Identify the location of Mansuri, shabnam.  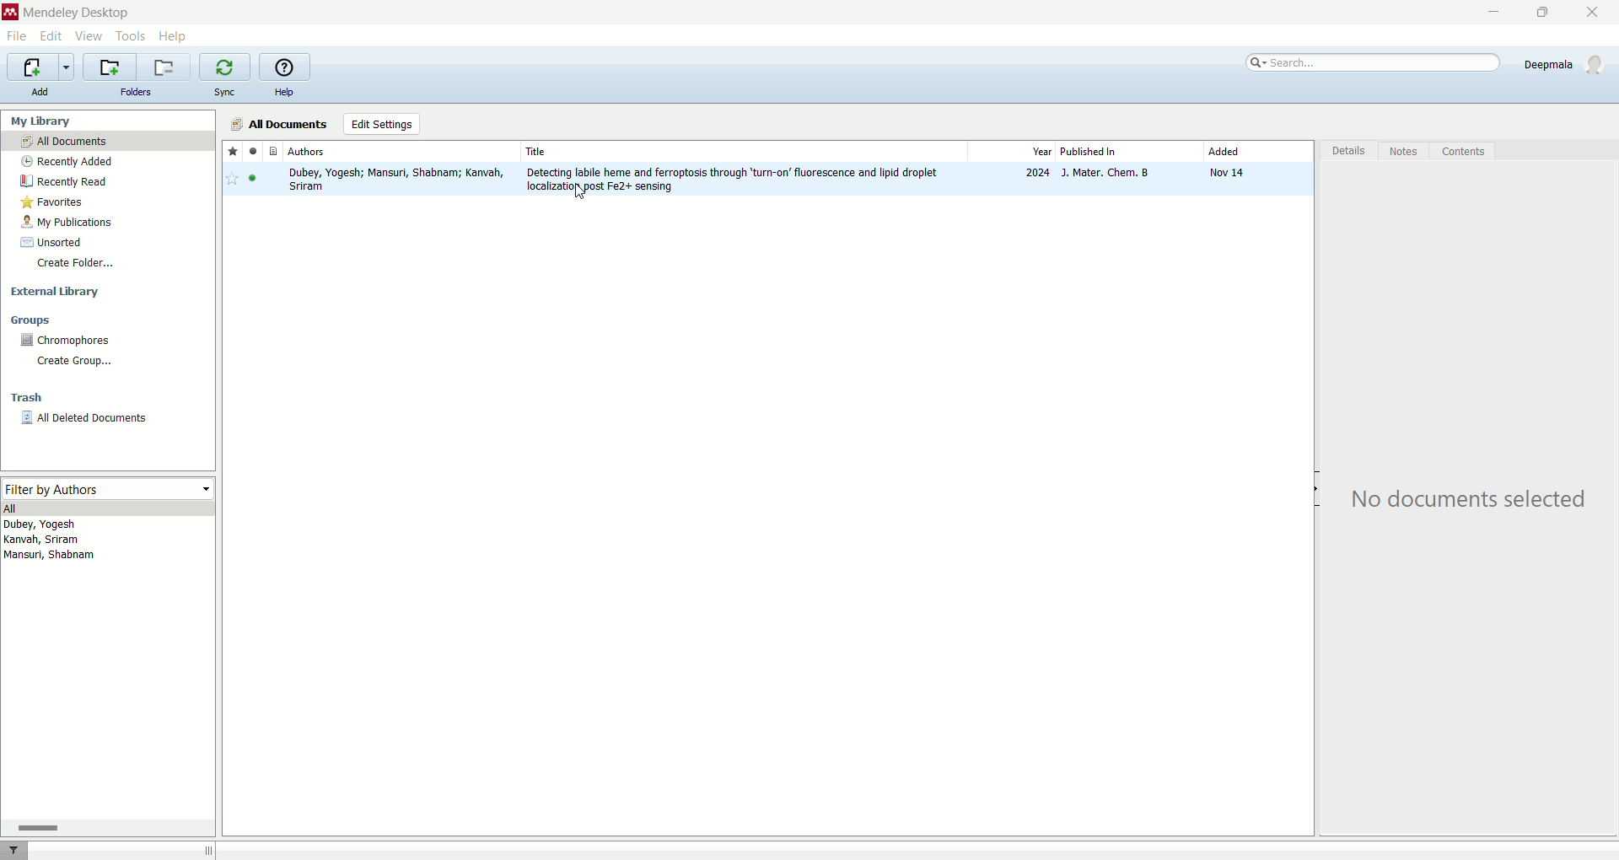
(52, 556).